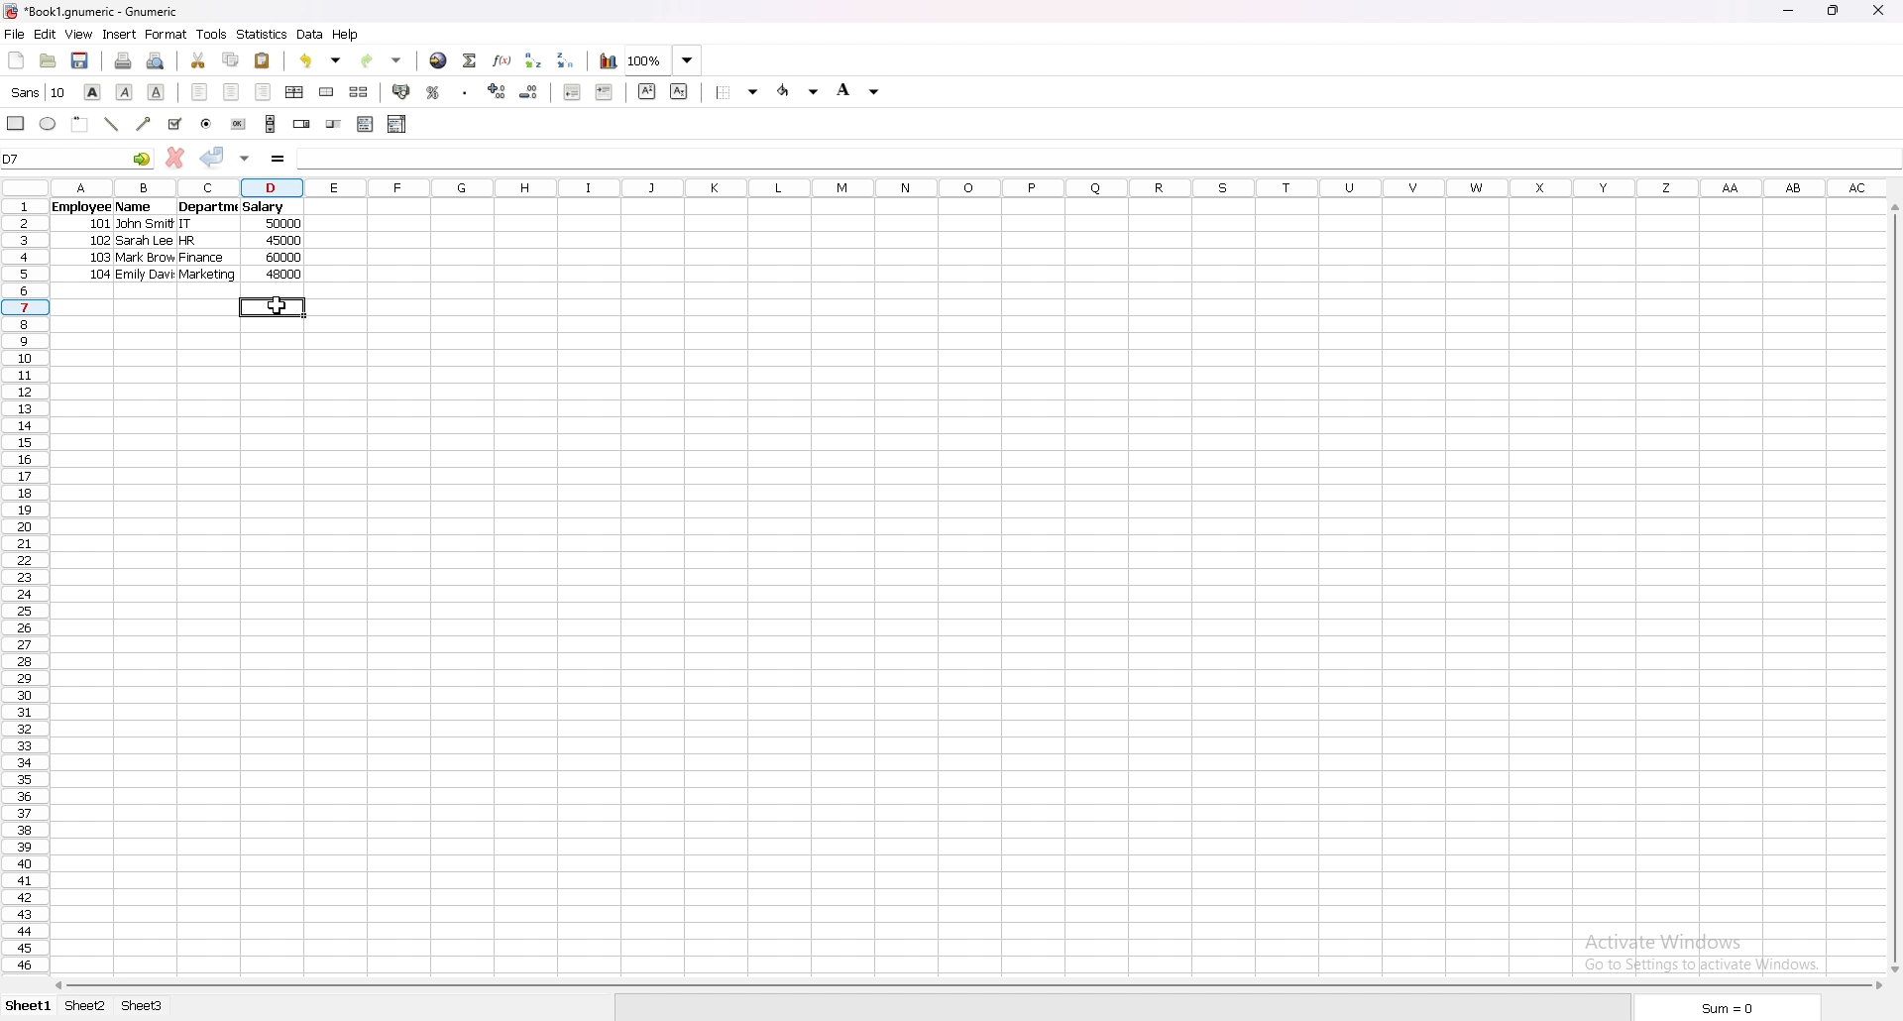  What do you see at coordinates (198, 59) in the screenshot?
I see `cut` at bounding box center [198, 59].